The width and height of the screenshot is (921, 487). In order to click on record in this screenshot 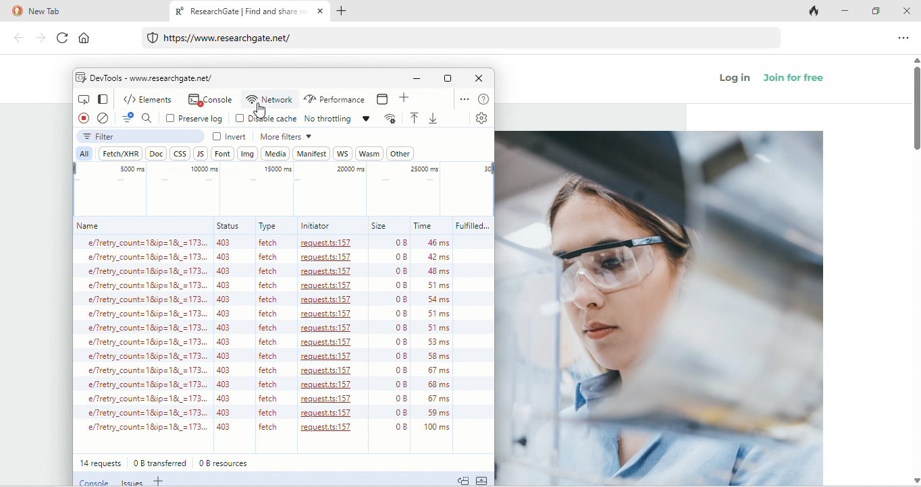, I will do `click(81, 119)`.